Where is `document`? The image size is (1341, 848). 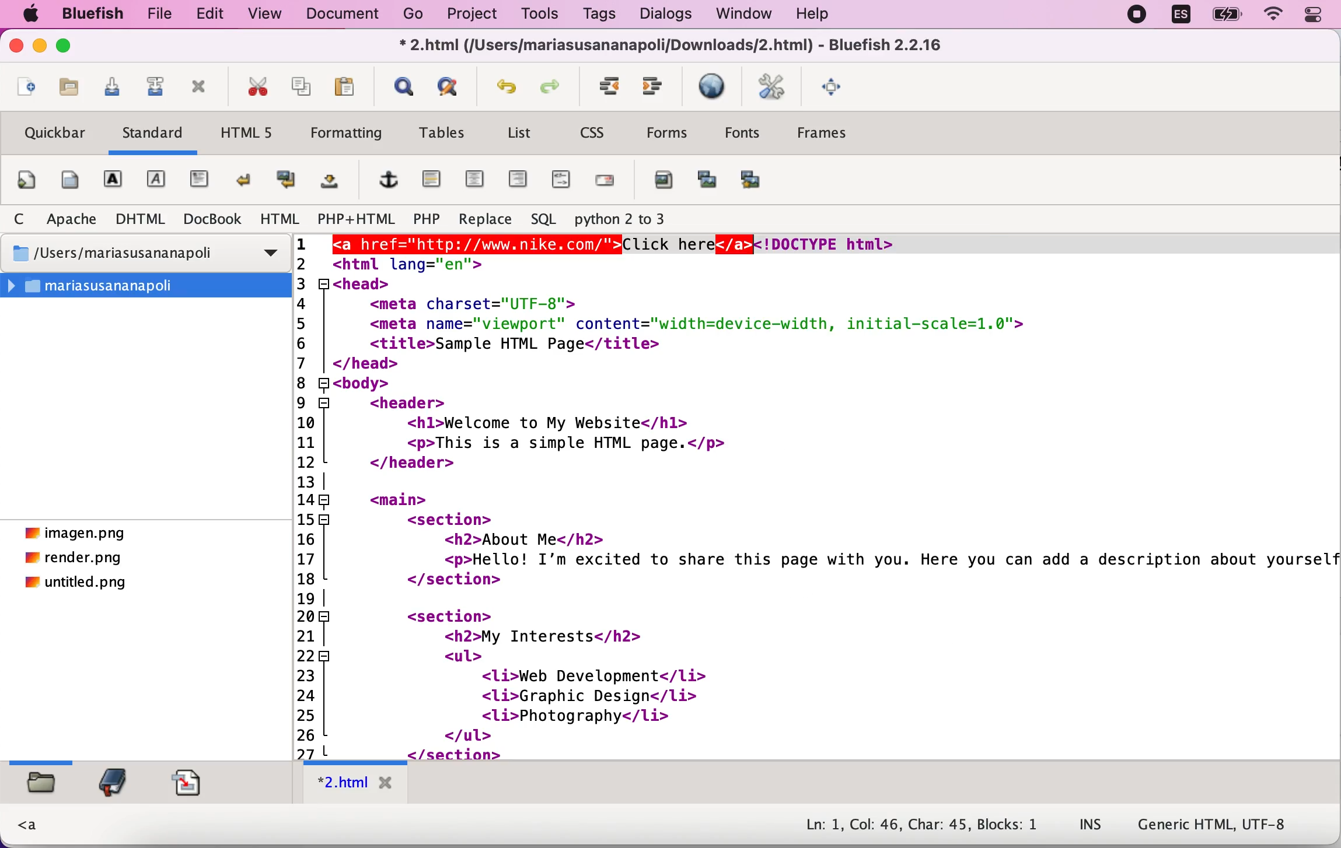 document is located at coordinates (344, 17).